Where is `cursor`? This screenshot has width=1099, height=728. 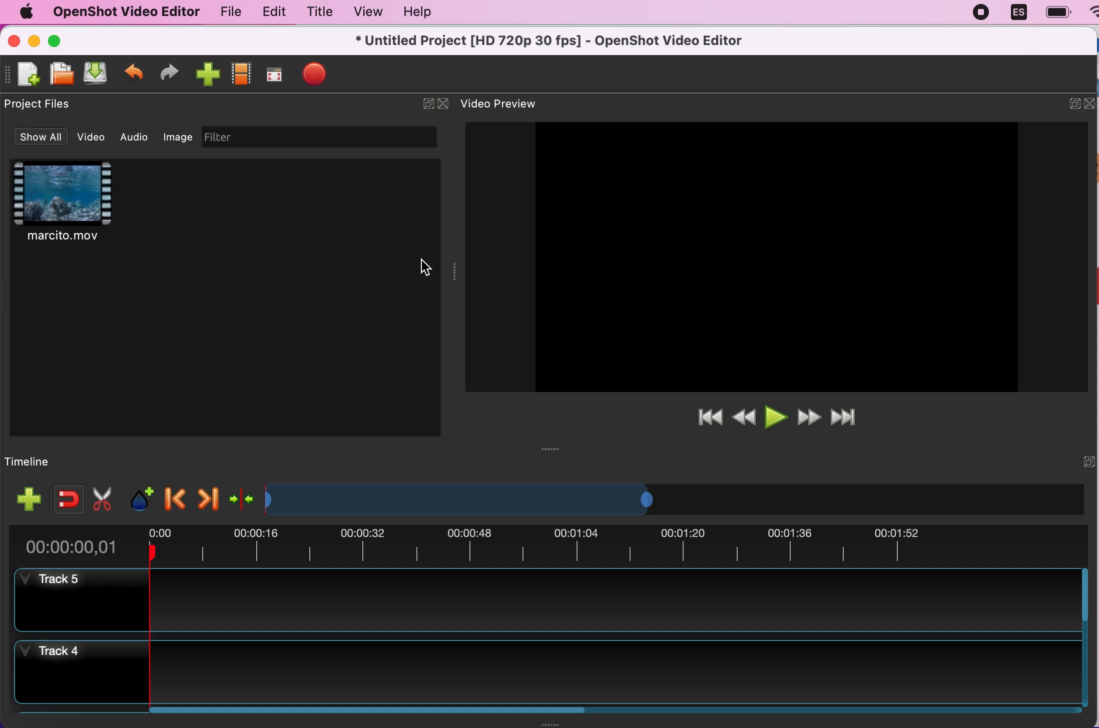 cursor is located at coordinates (425, 268).